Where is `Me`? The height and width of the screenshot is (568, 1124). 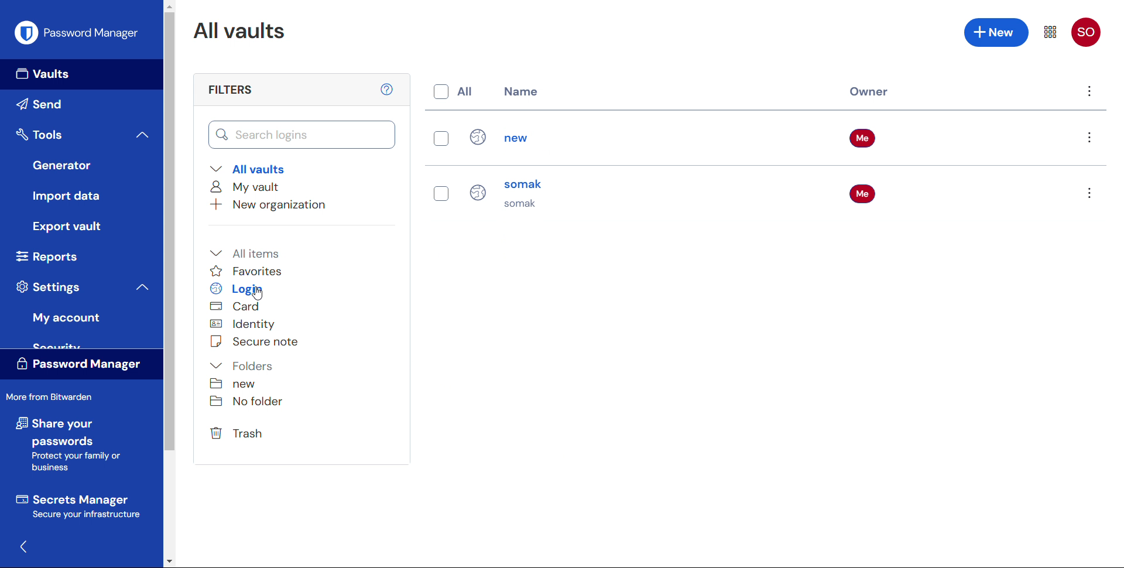
Me is located at coordinates (862, 136).